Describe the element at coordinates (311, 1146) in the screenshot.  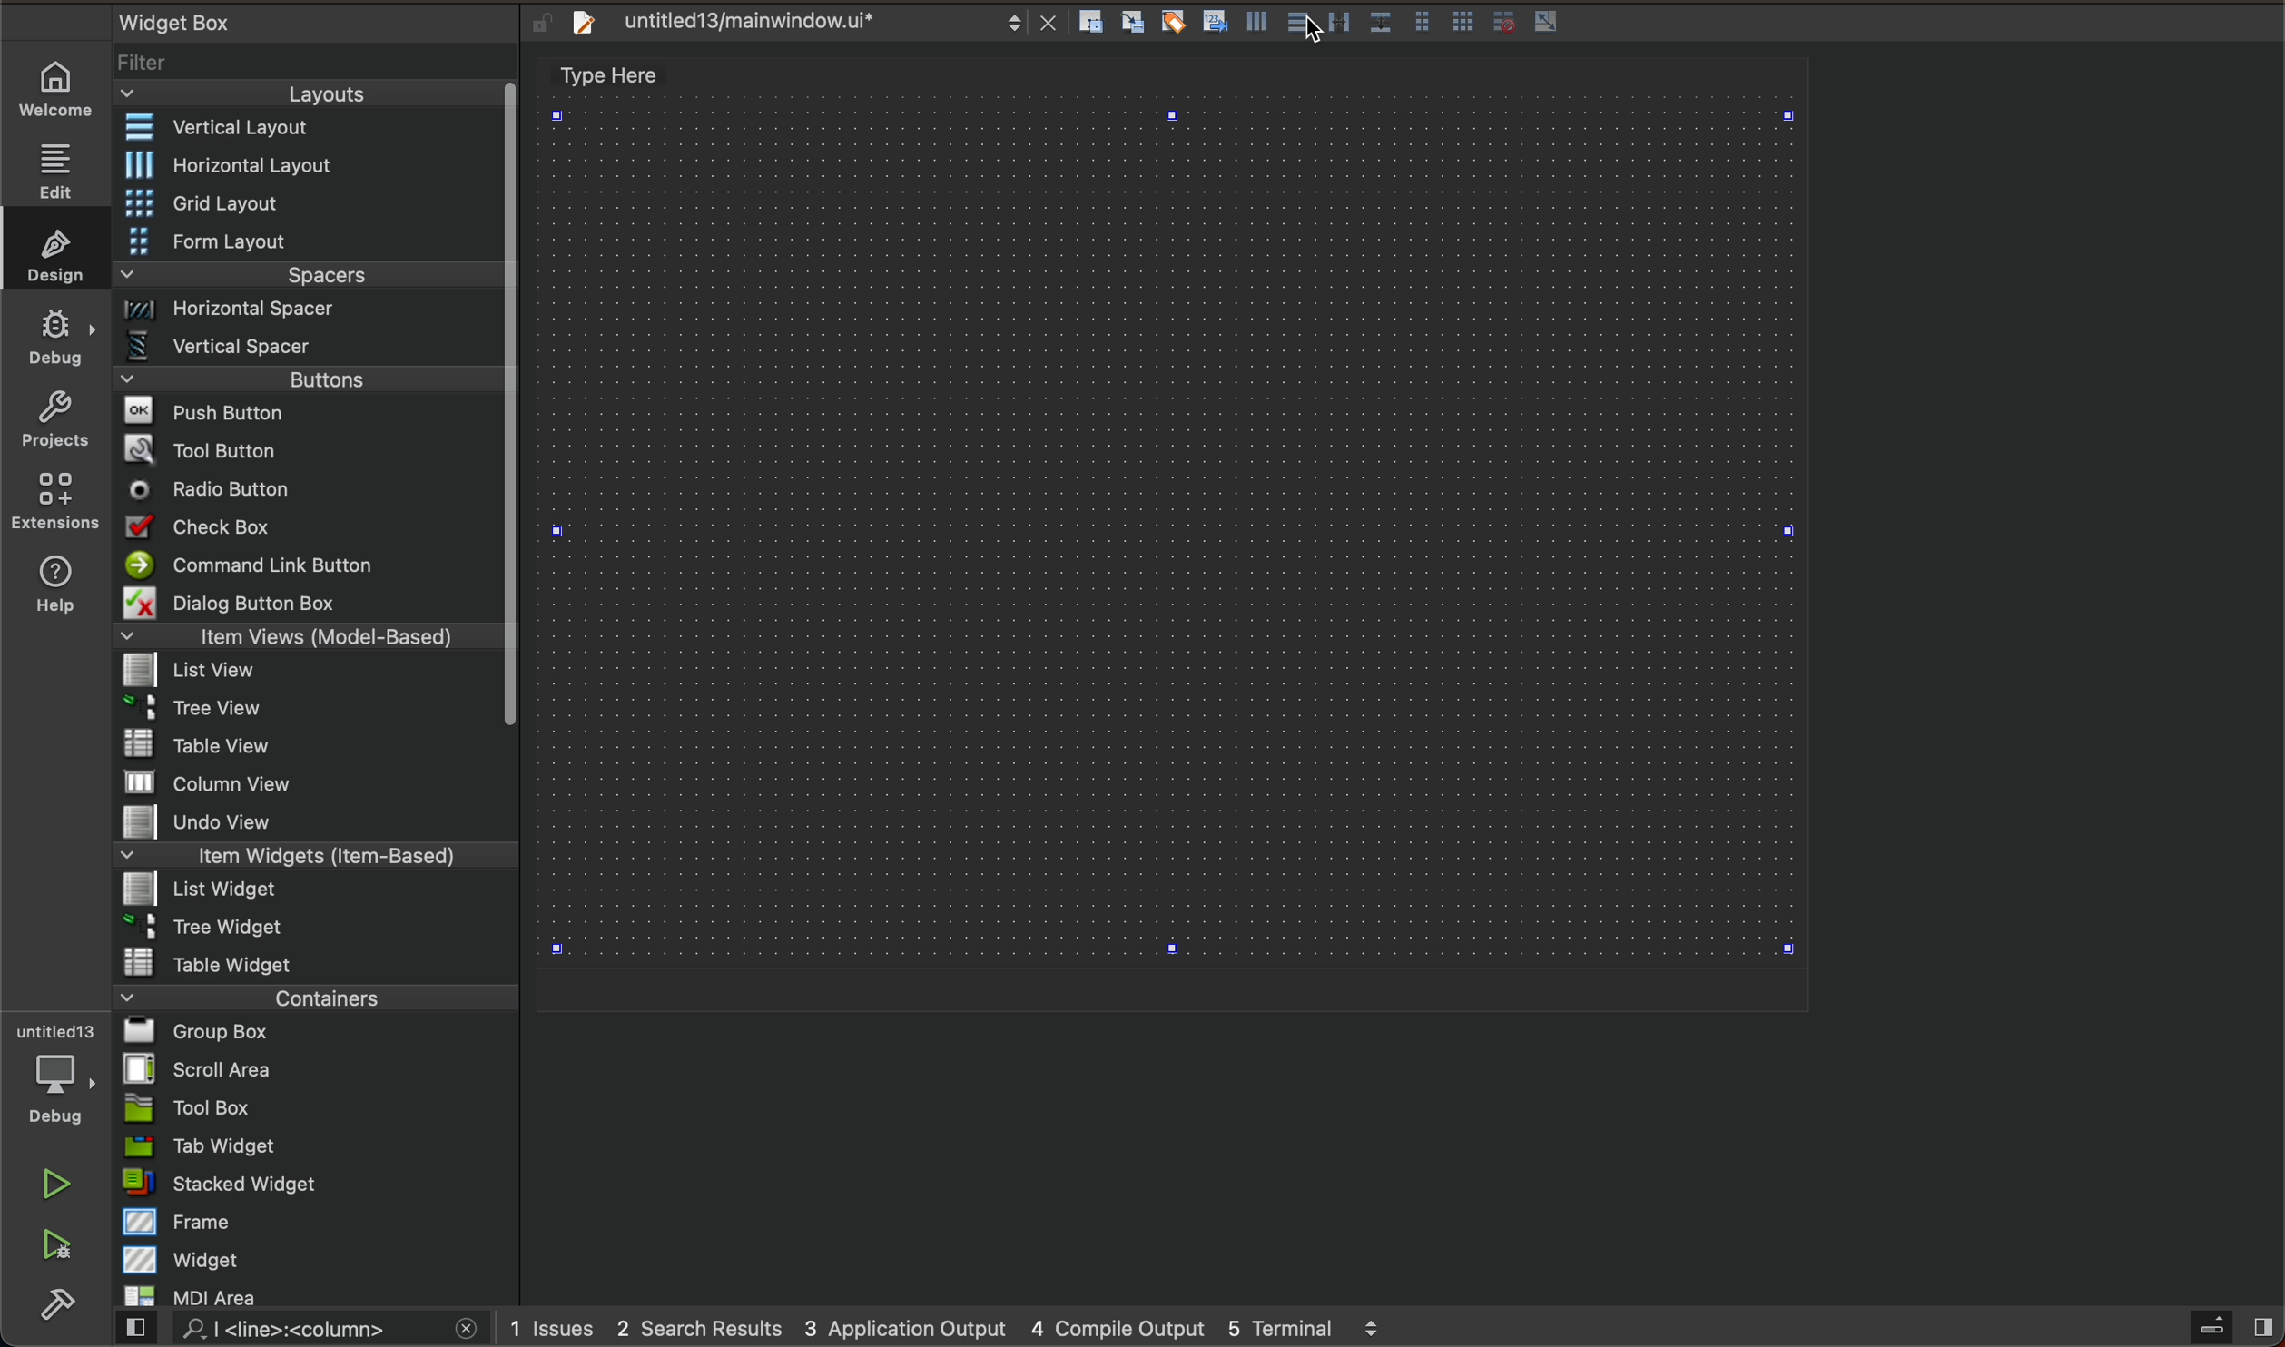
I see `tab widget` at that location.